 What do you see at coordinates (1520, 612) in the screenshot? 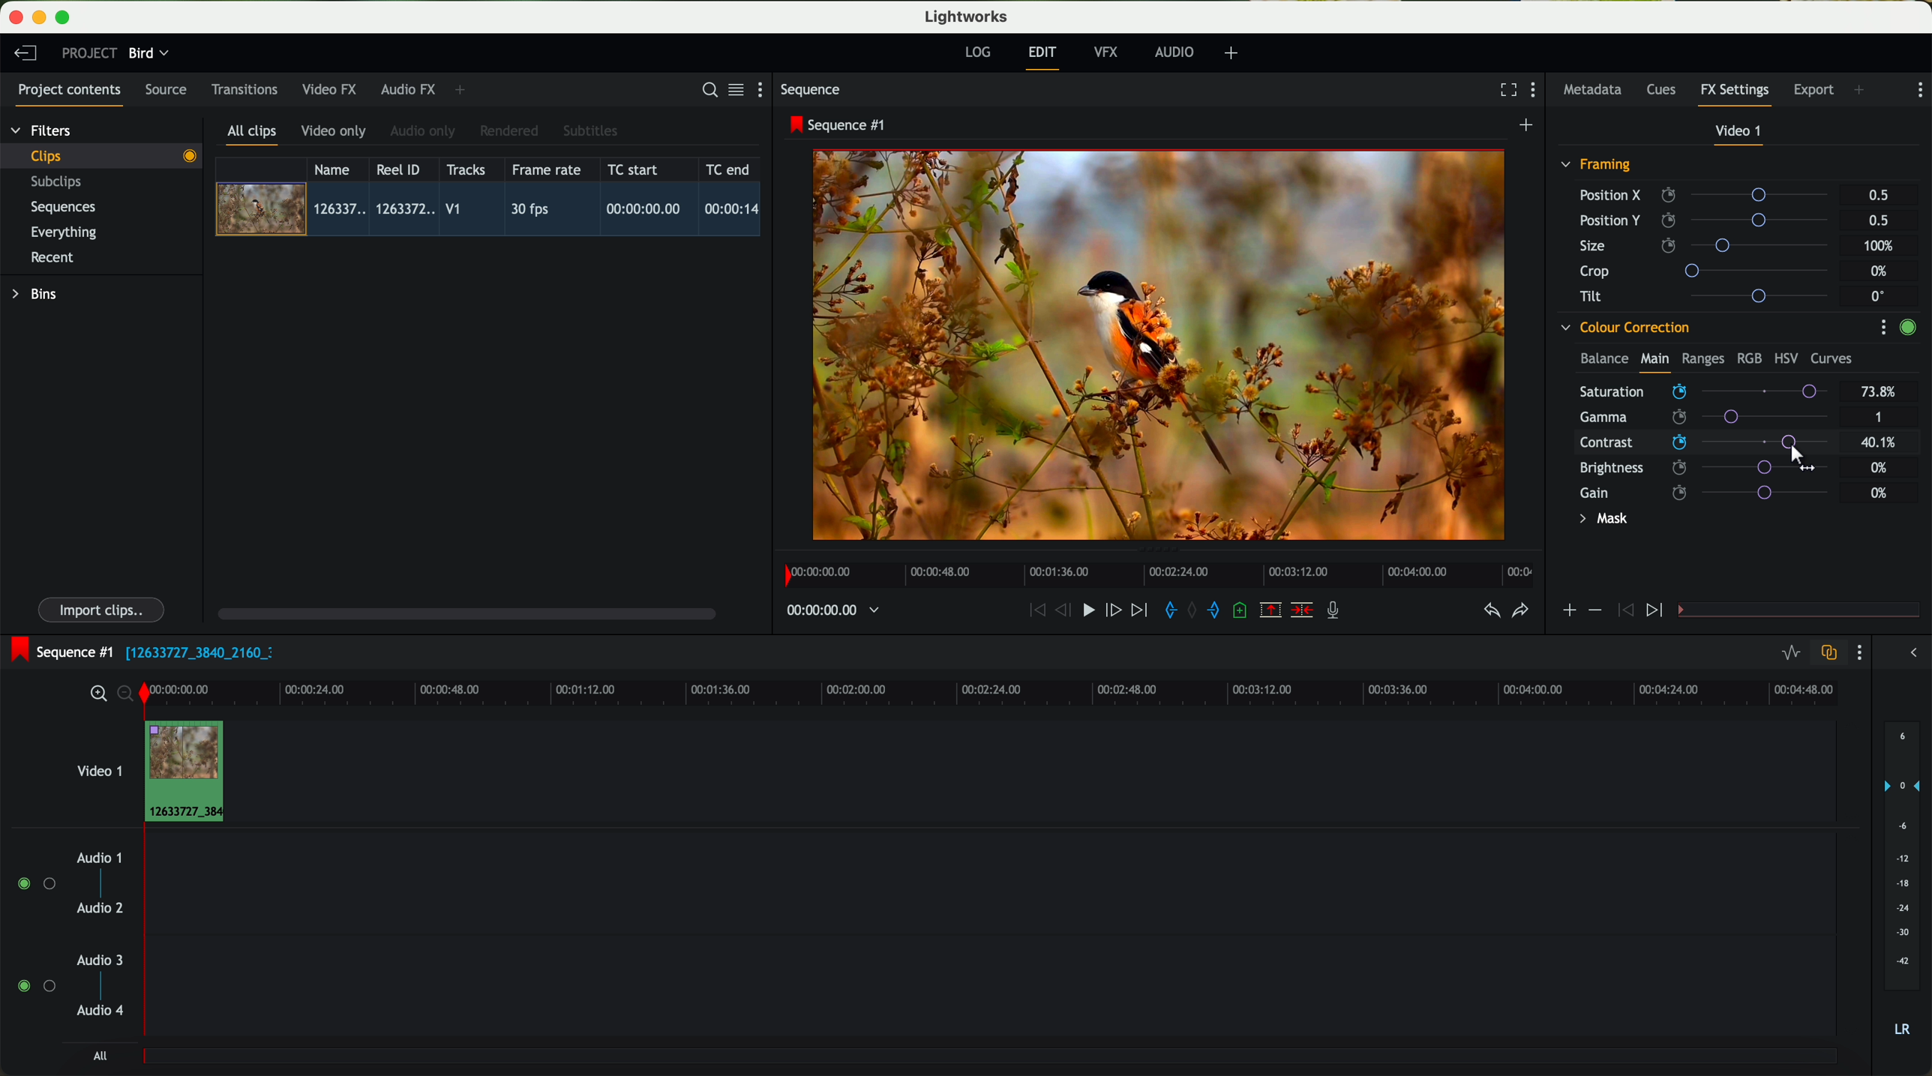
I see `redo` at bounding box center [1520, 612].